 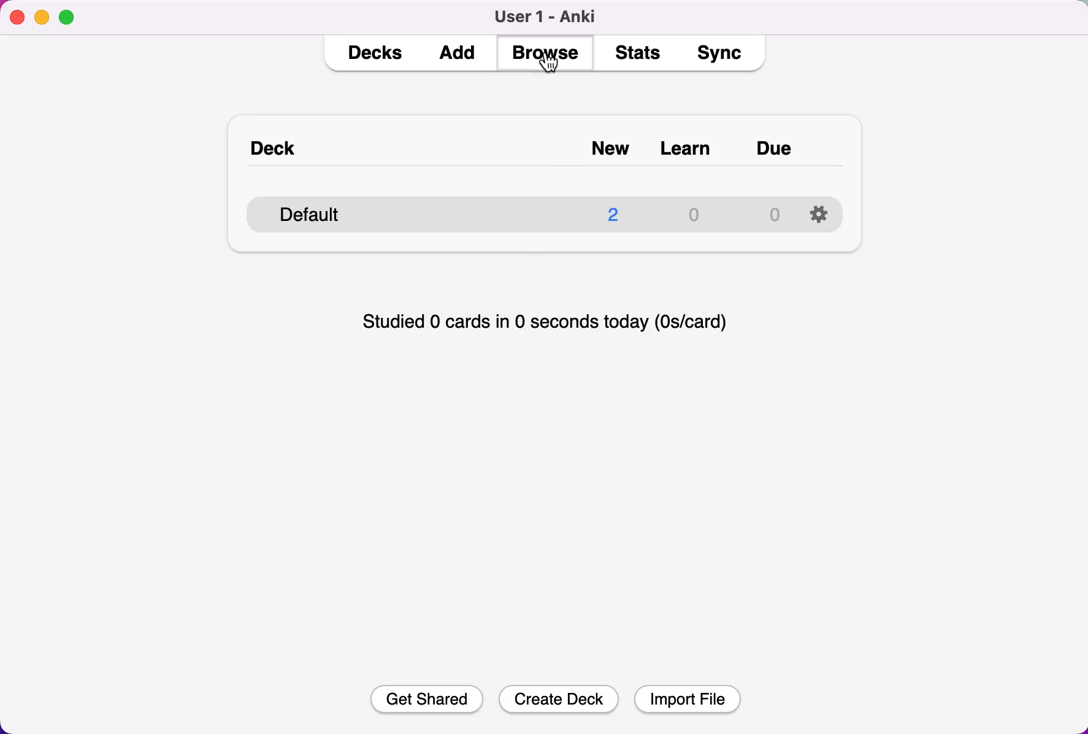 I want to click on user 1 - Anki, so click(x=550, y=17).